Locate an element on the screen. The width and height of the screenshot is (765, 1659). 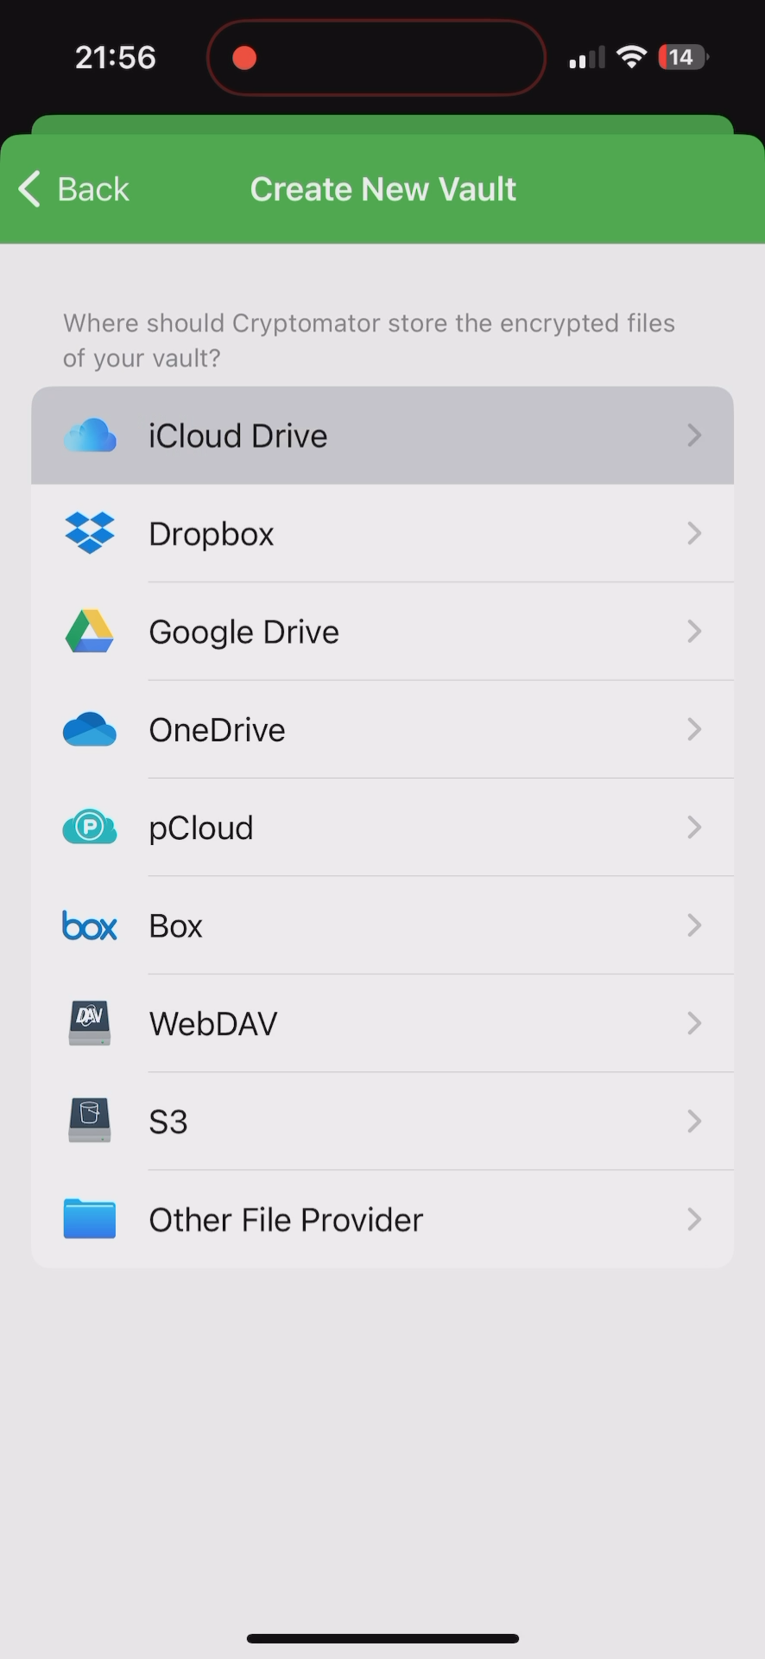
icloud drive is located at coordinates (382, 430).